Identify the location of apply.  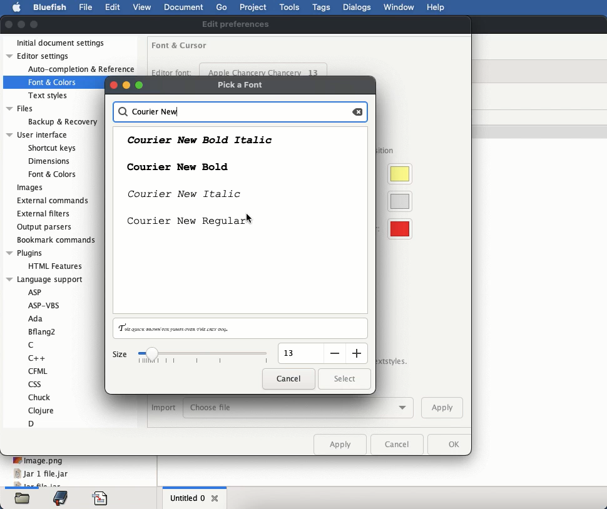
(340, 442).